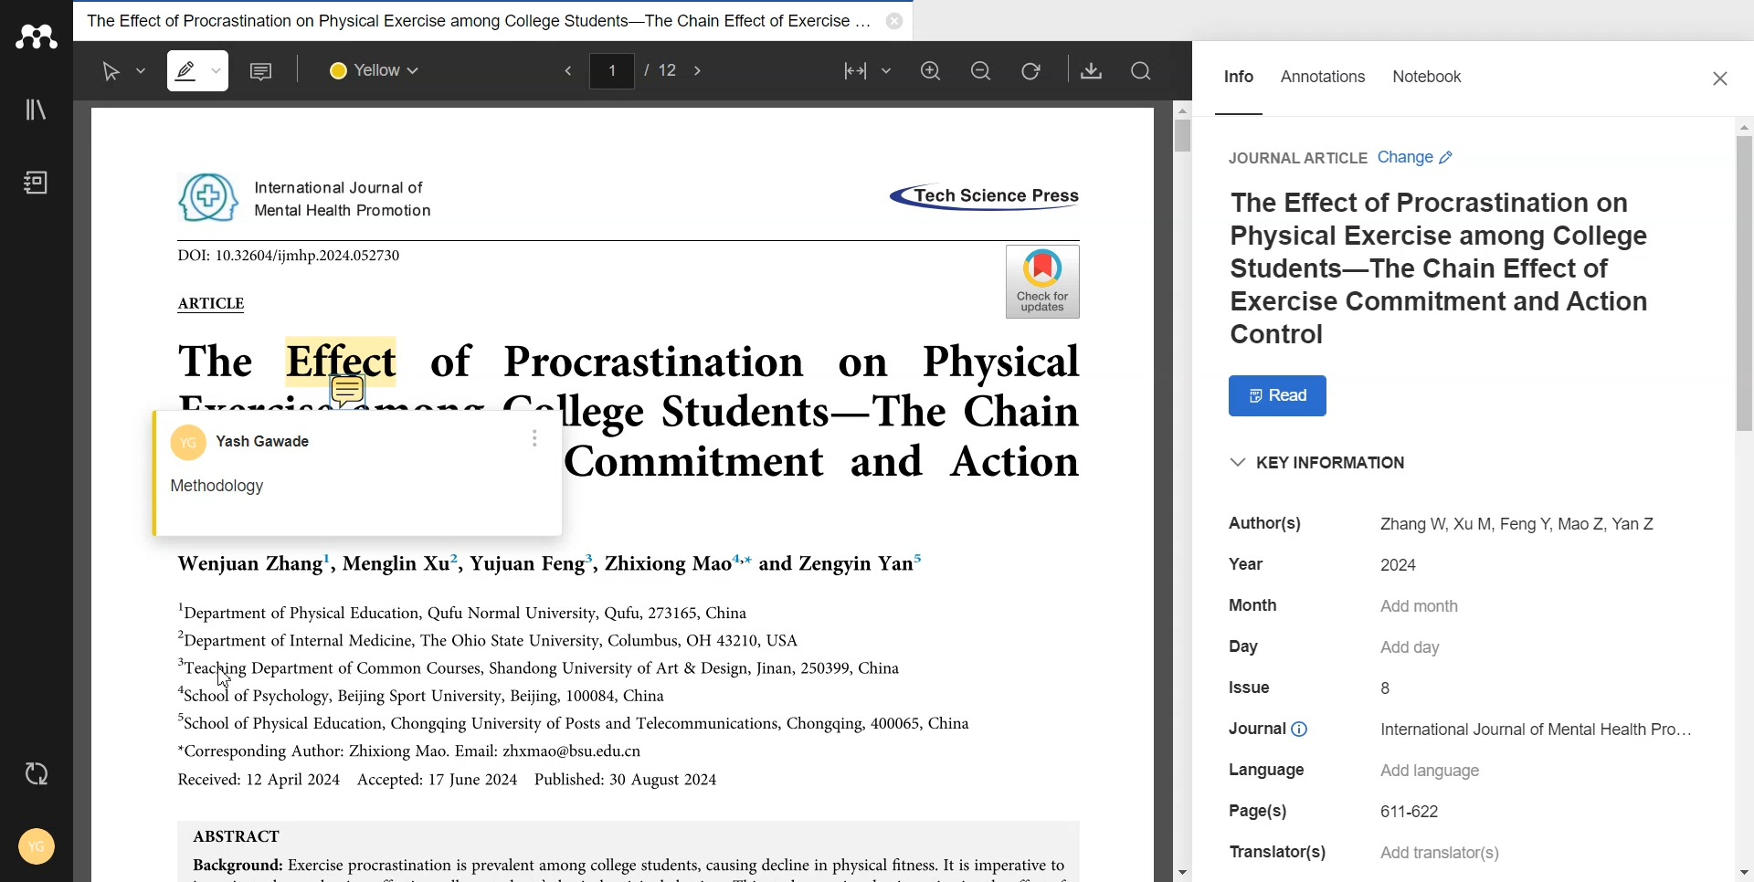  What do you see at coordinates (37, 110) in the screenshot?
I see `Library` at bounding box center [37, 110].